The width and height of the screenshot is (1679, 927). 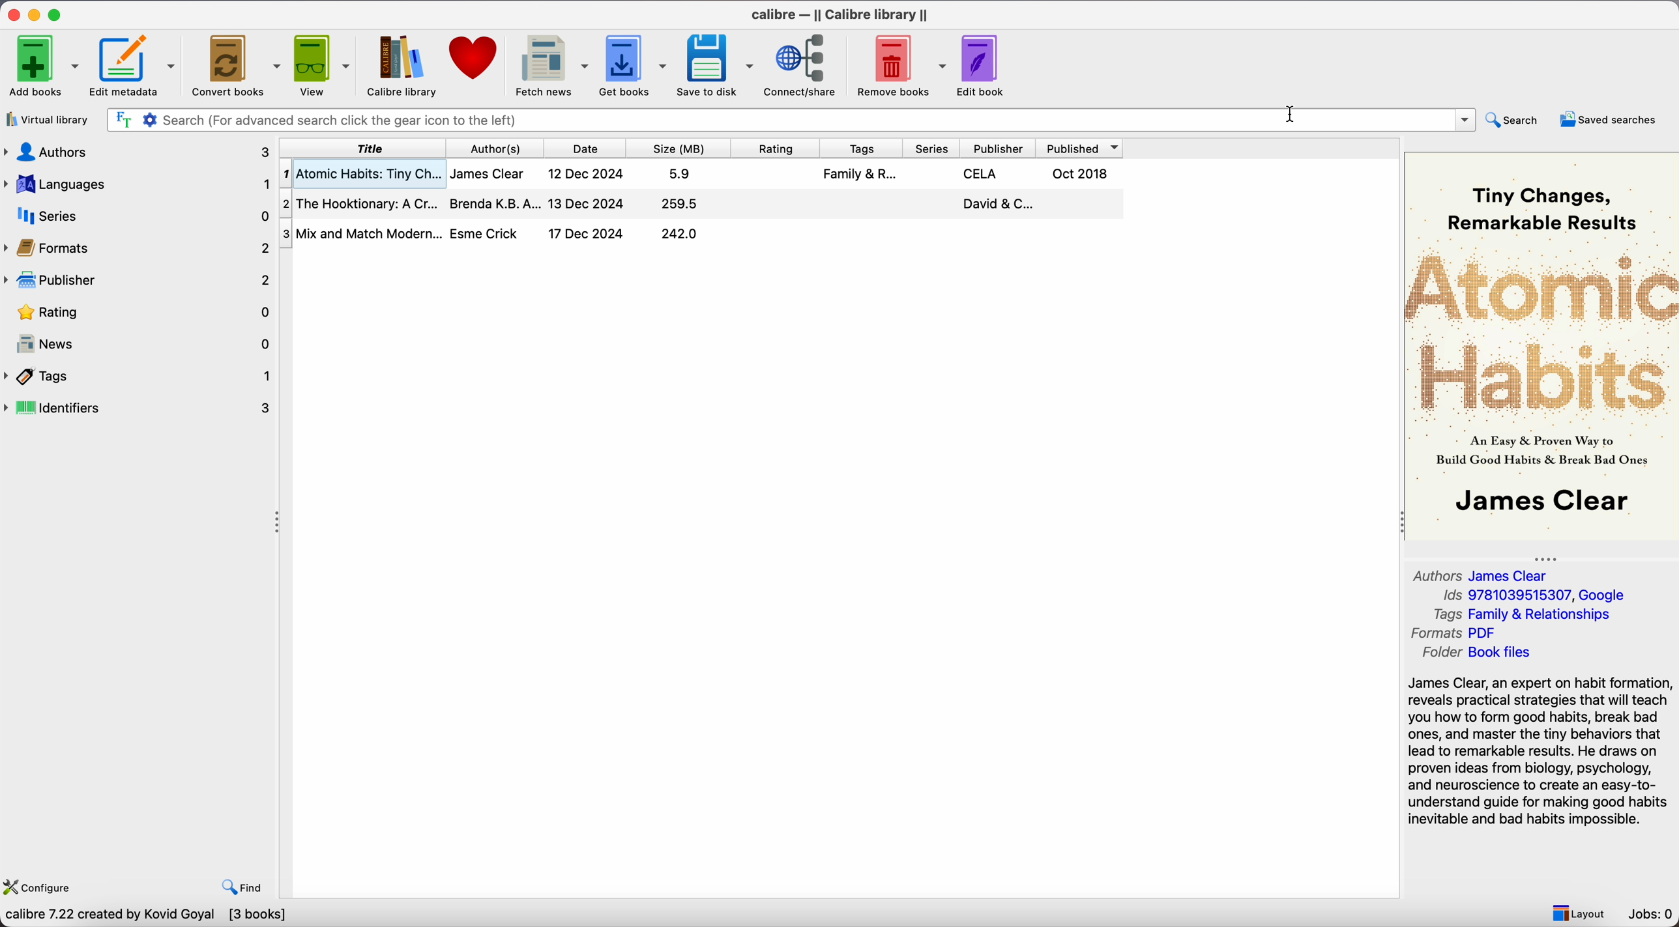 What do you see at coordinates (861, 173) in the screenshot?
I see `Family & R...` at bounding box center [861, 173].